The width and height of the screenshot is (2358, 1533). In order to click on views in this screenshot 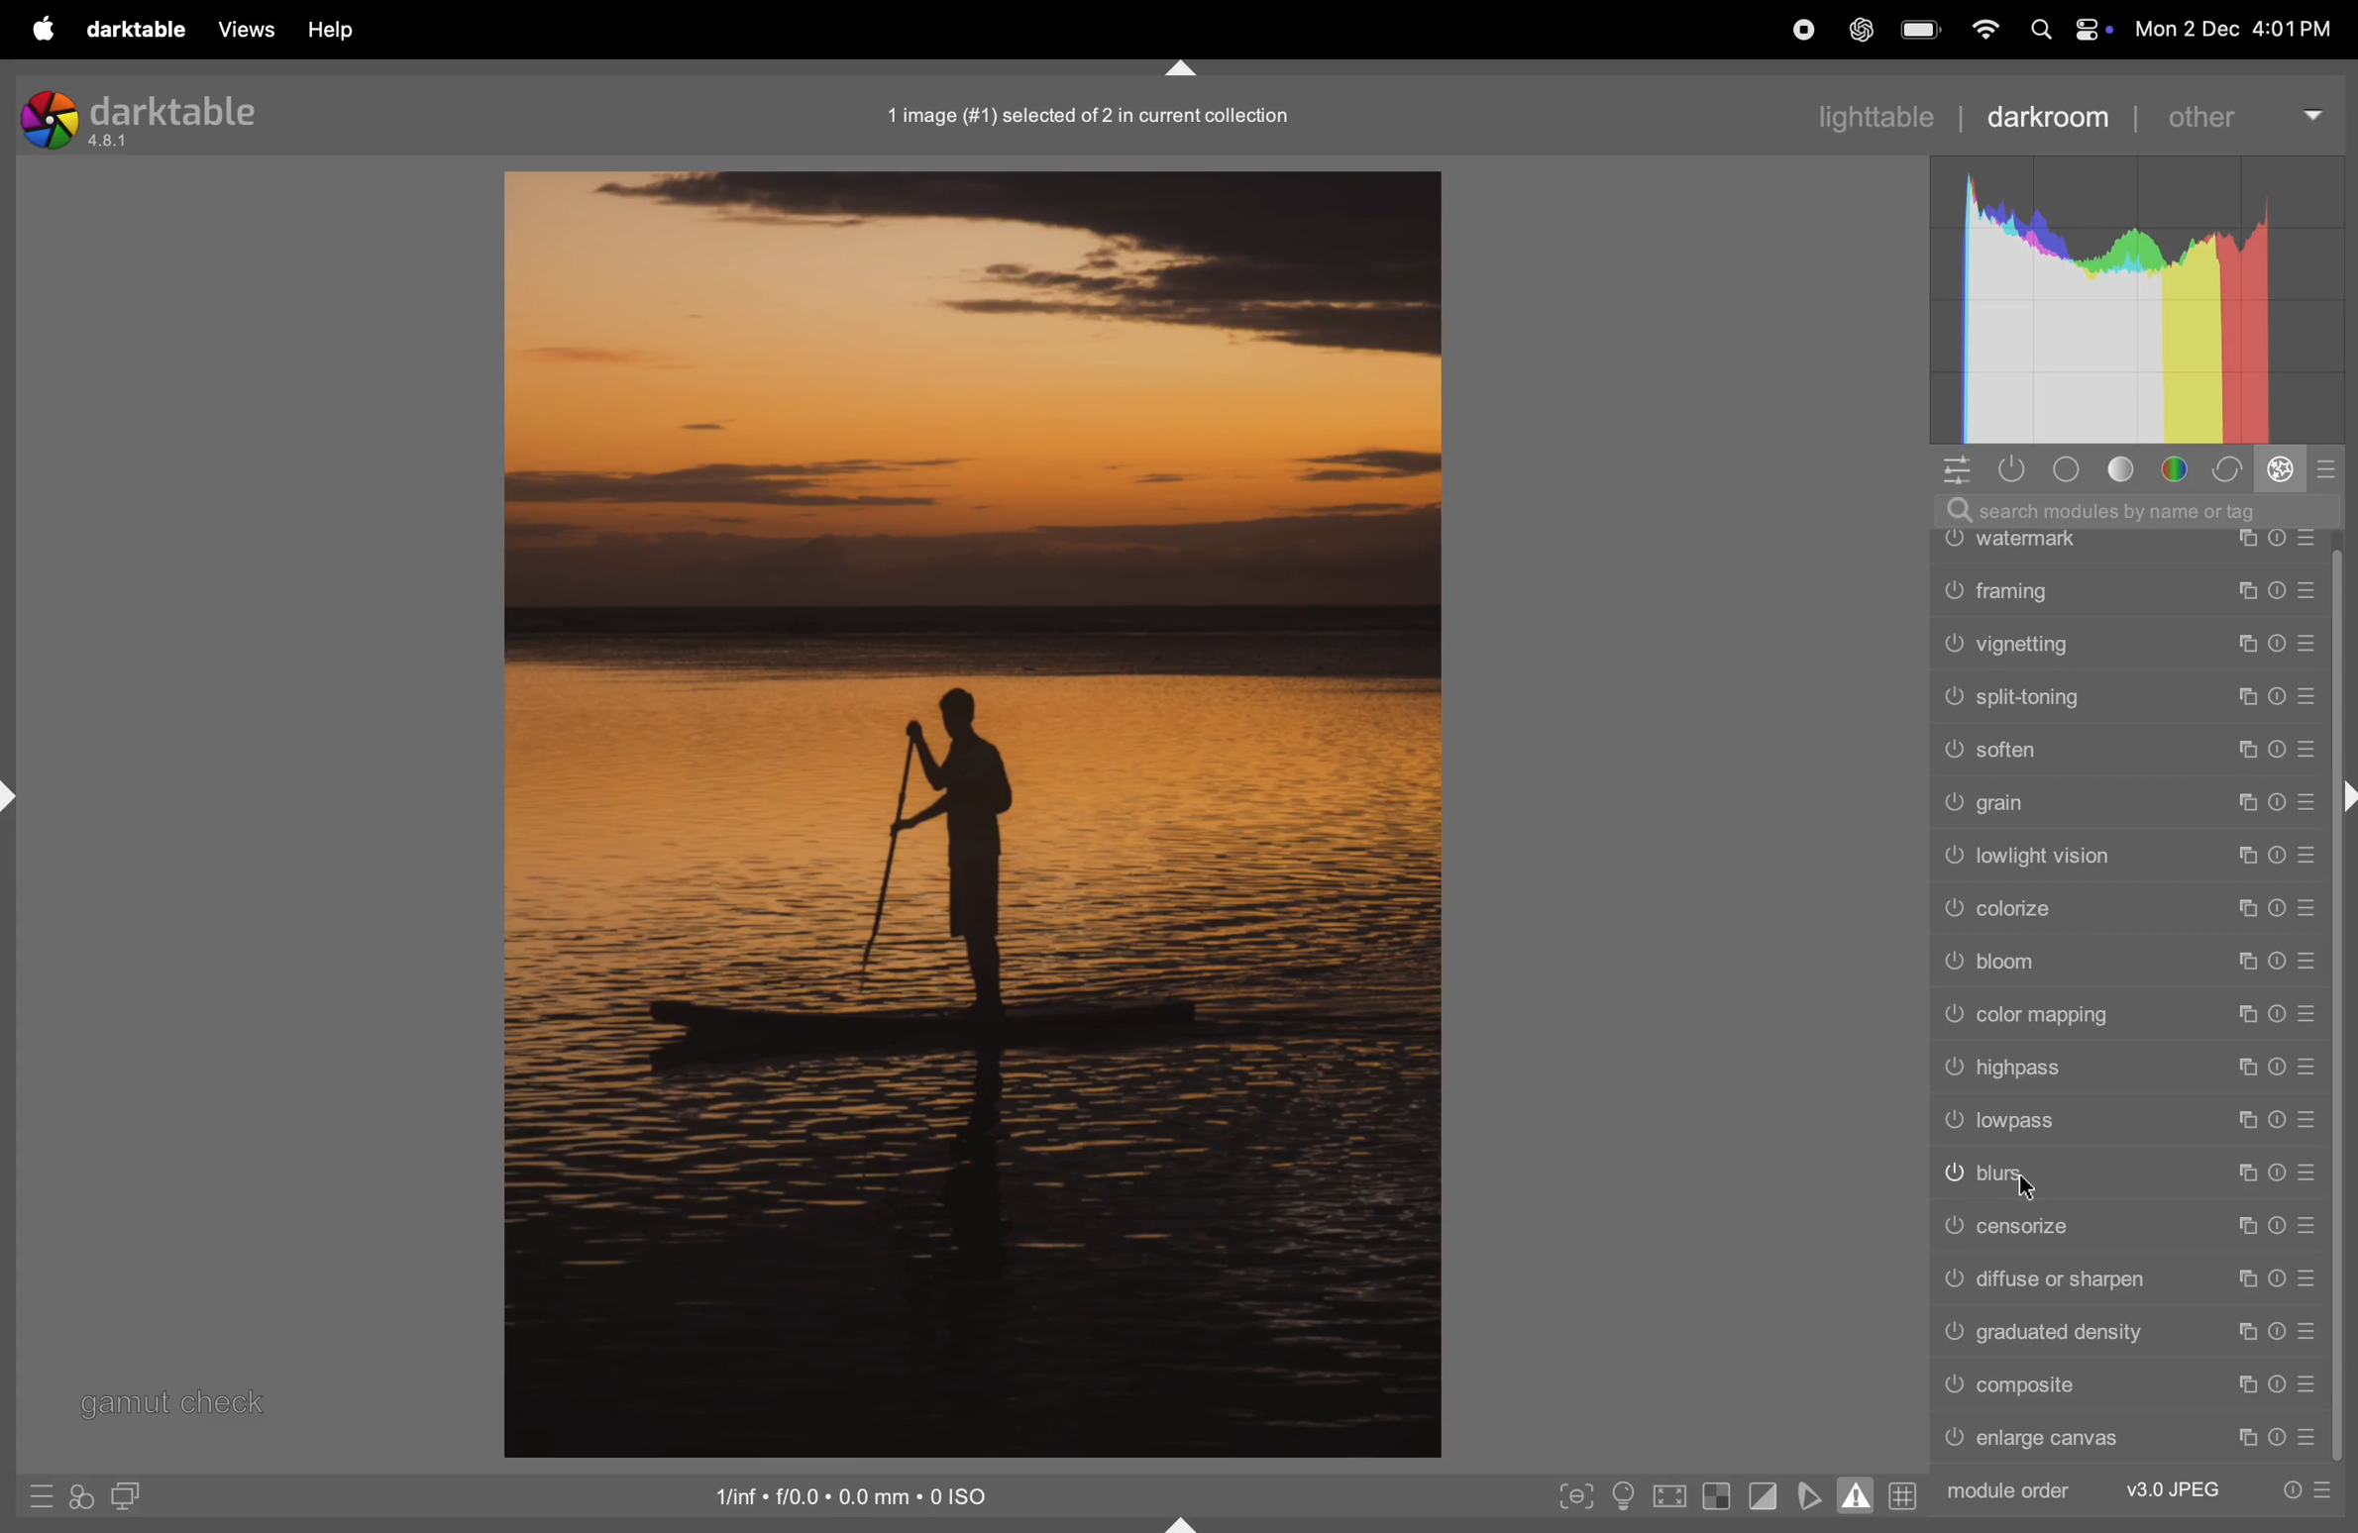, I will do `click(244, 29)`.